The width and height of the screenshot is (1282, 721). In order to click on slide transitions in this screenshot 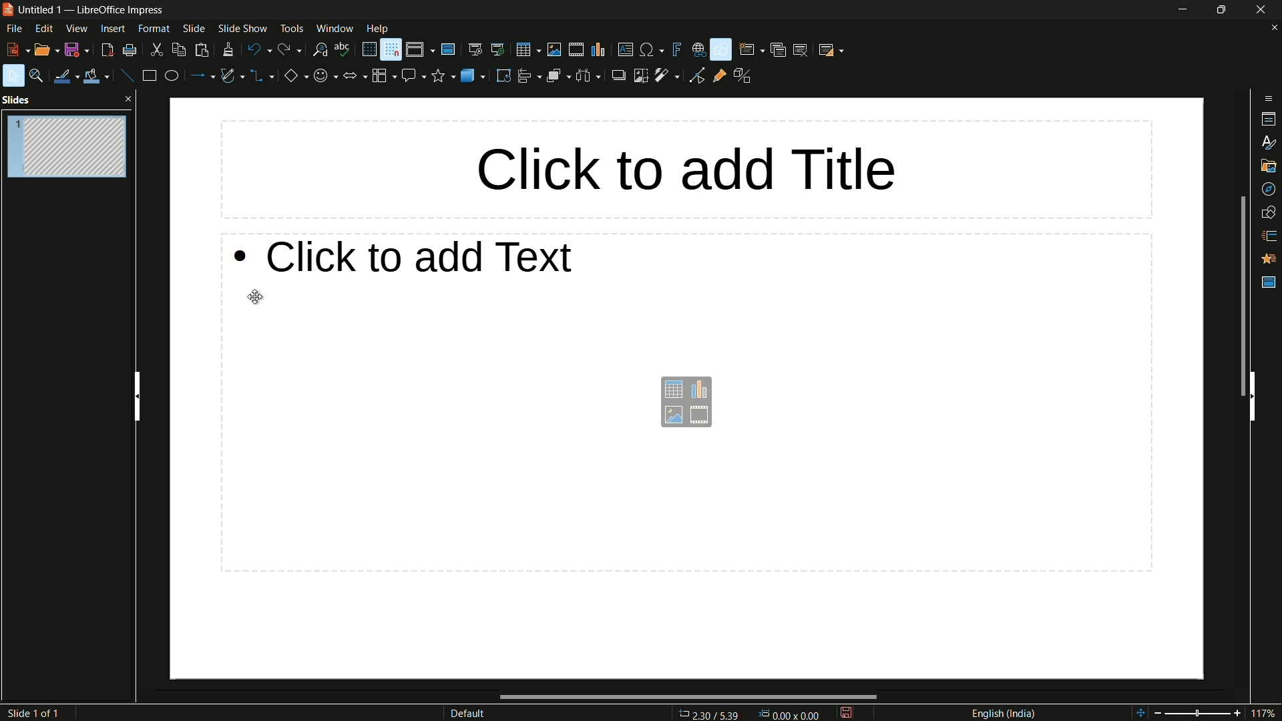, I will do `click(1267, 233)`.